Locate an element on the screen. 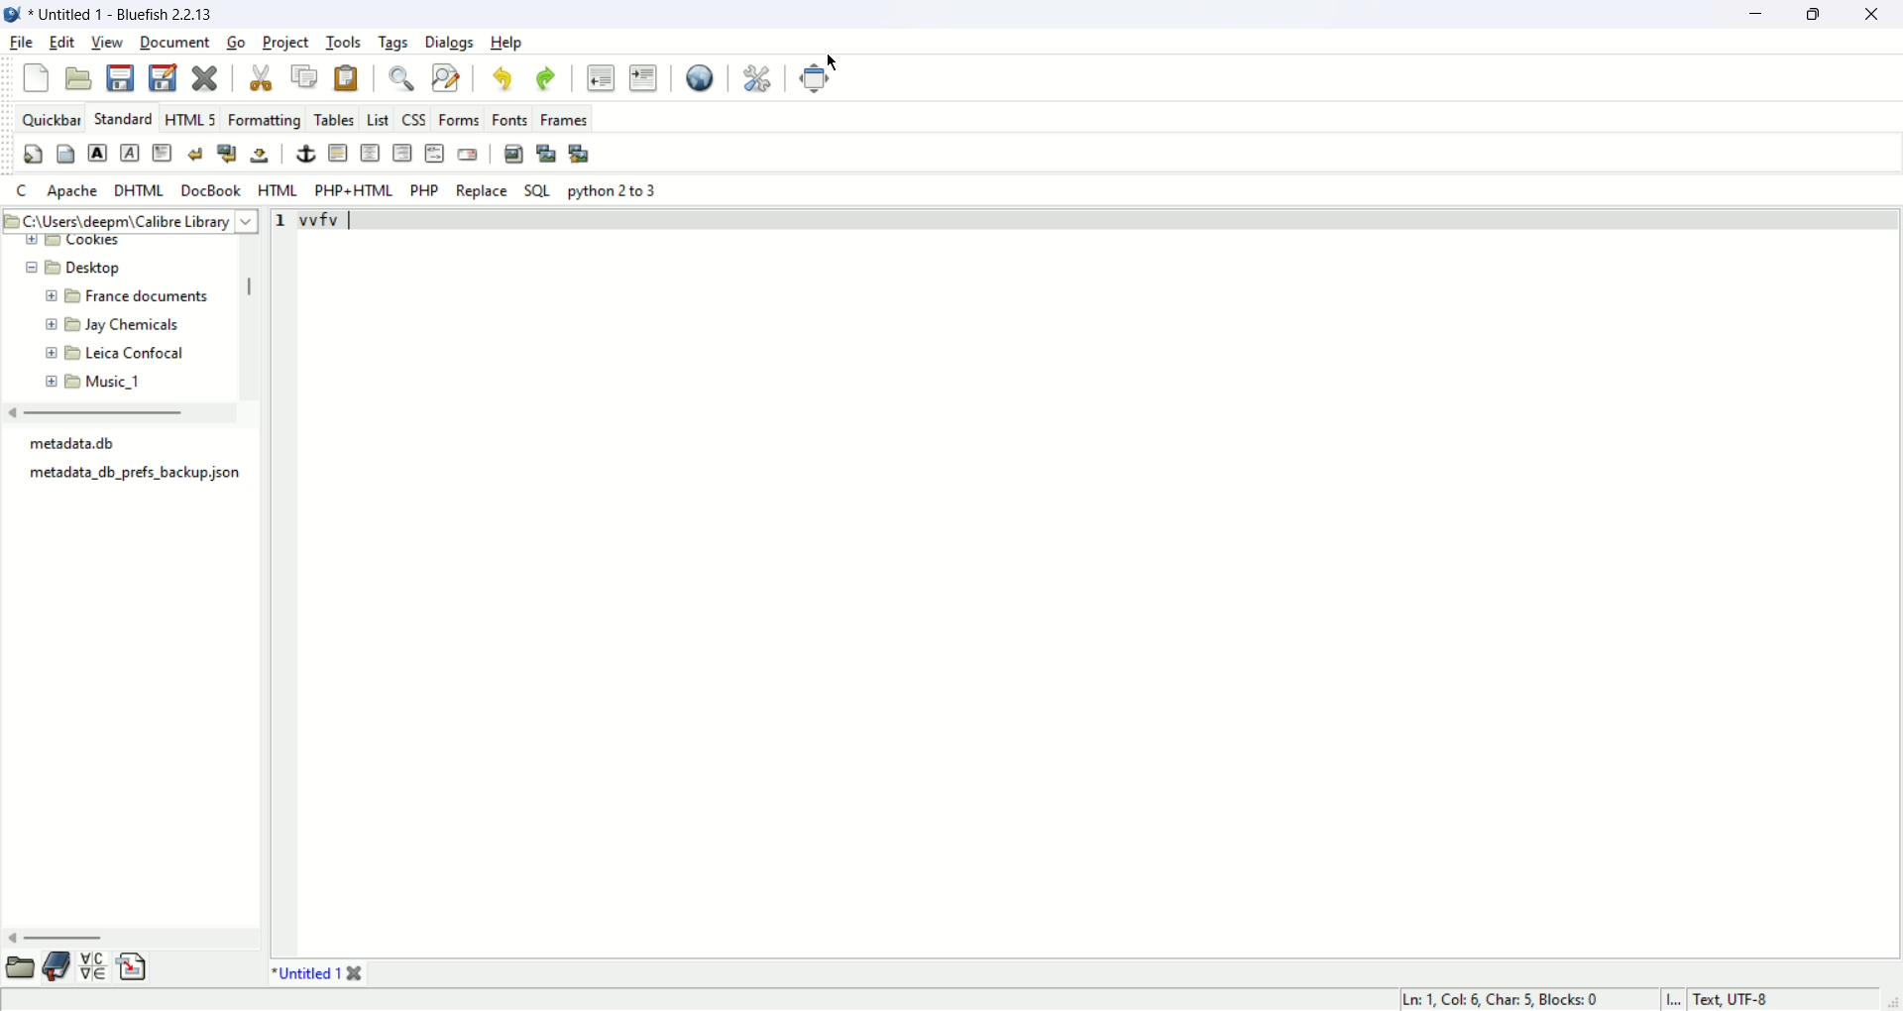 This screenshot has height=1011, width=1903. C:\Users\deepm\Calibre Library is located at coordinates (126, 222).